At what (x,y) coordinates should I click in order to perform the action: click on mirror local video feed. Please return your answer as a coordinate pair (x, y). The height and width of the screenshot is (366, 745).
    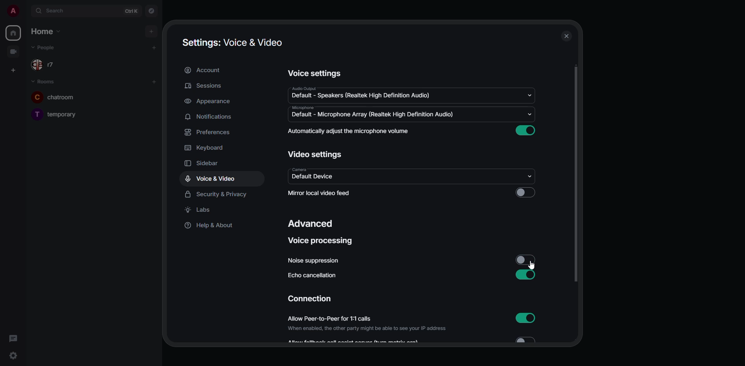
    Looking at the image, I should click on (321, 193).